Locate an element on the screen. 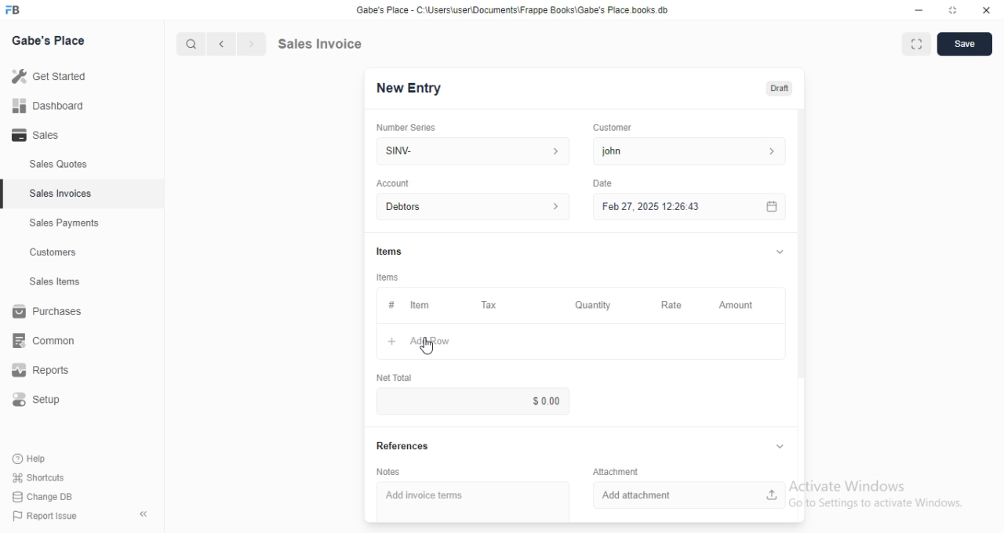 The image size is (1004, 533). Upload is located at coordinates (771, 495).